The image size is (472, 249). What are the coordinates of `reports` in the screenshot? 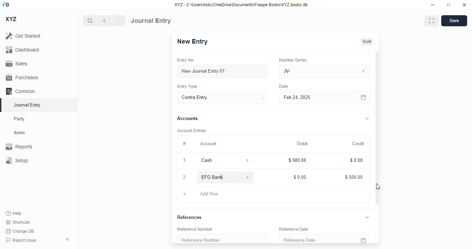 It's located at (19, 146).